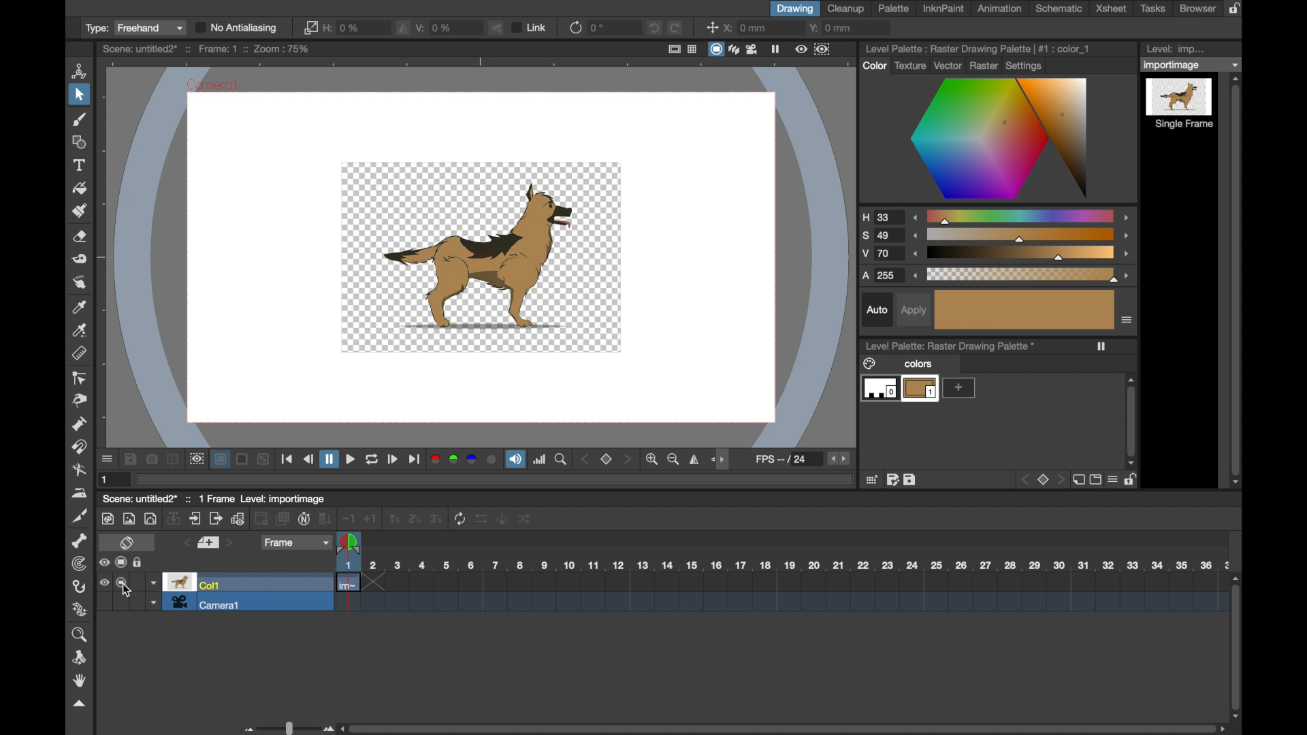 This screenshot has height=735, width=1307. I want to click on tape tool, so click(79, 259).